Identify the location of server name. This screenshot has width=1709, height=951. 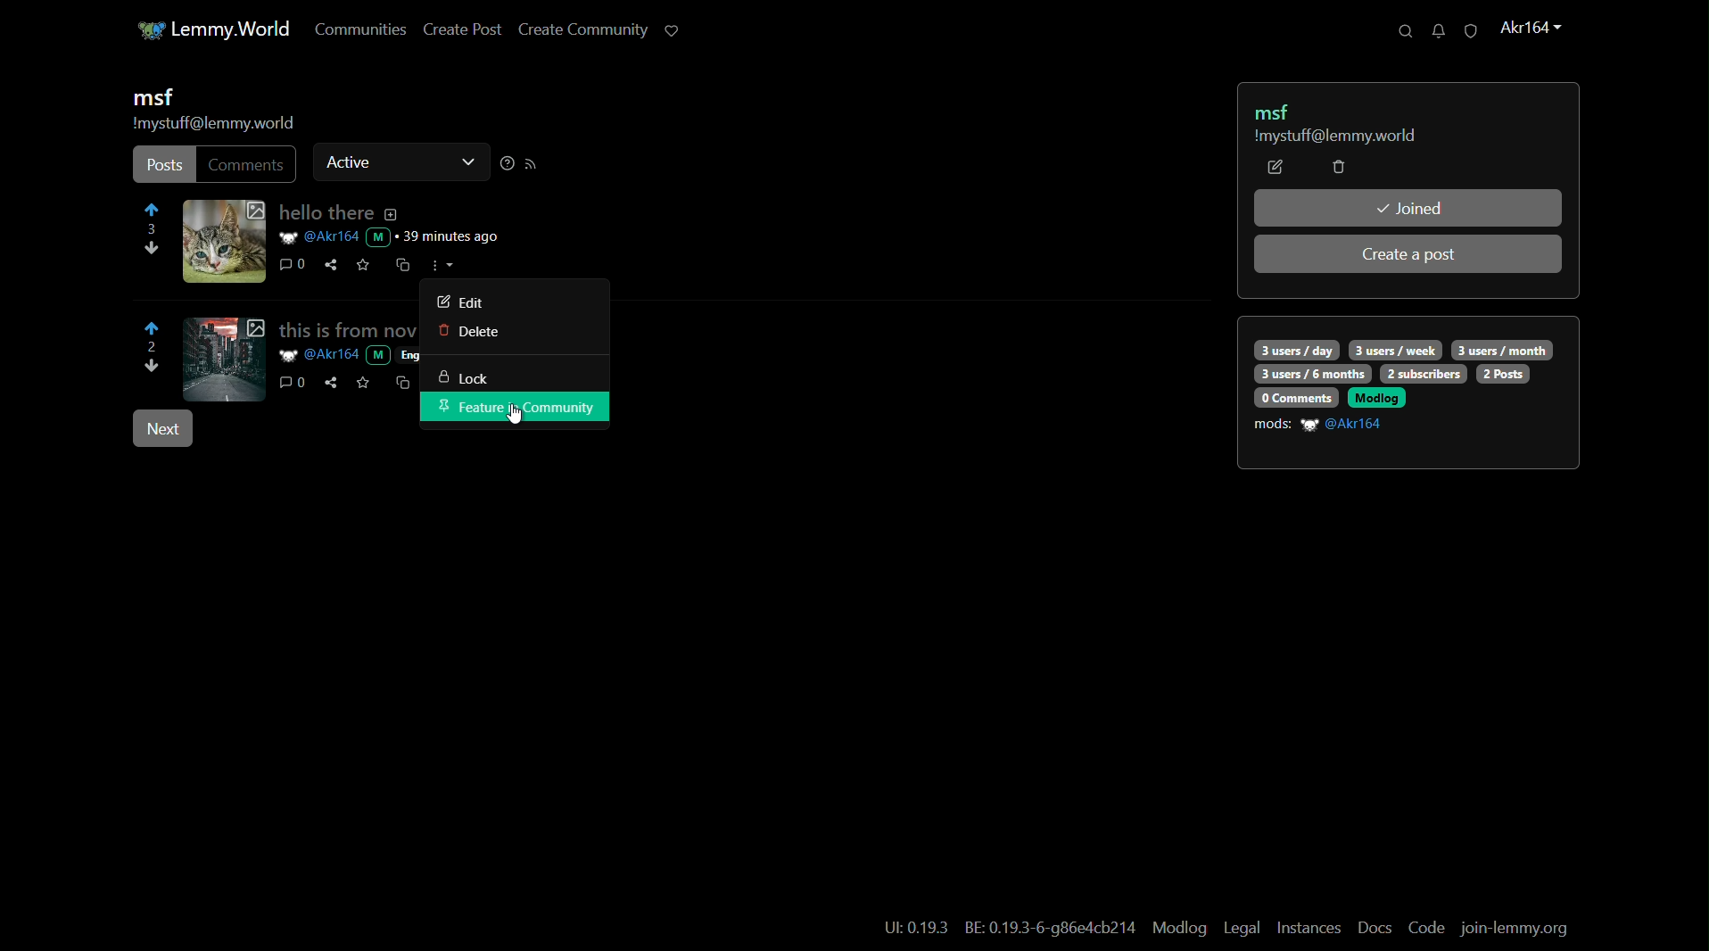
(1333, 137).